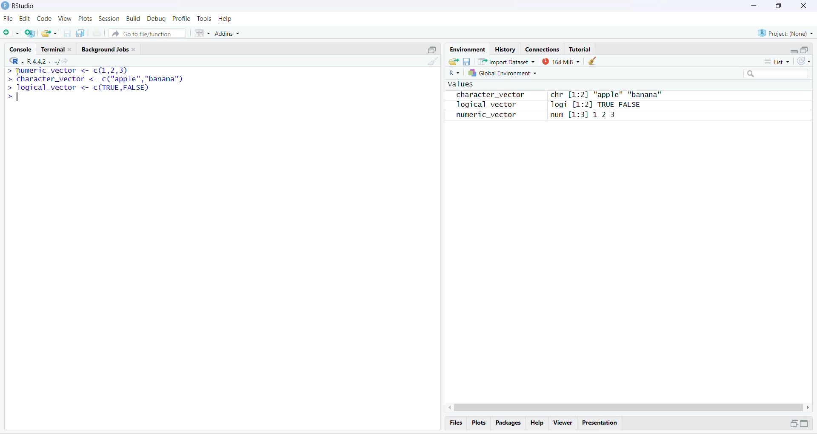 This screenshot has width=817, height=434. What do you see at coordinates (542, 49) in the screenshot?
I see `Connections` at bounding box center [542, 49].